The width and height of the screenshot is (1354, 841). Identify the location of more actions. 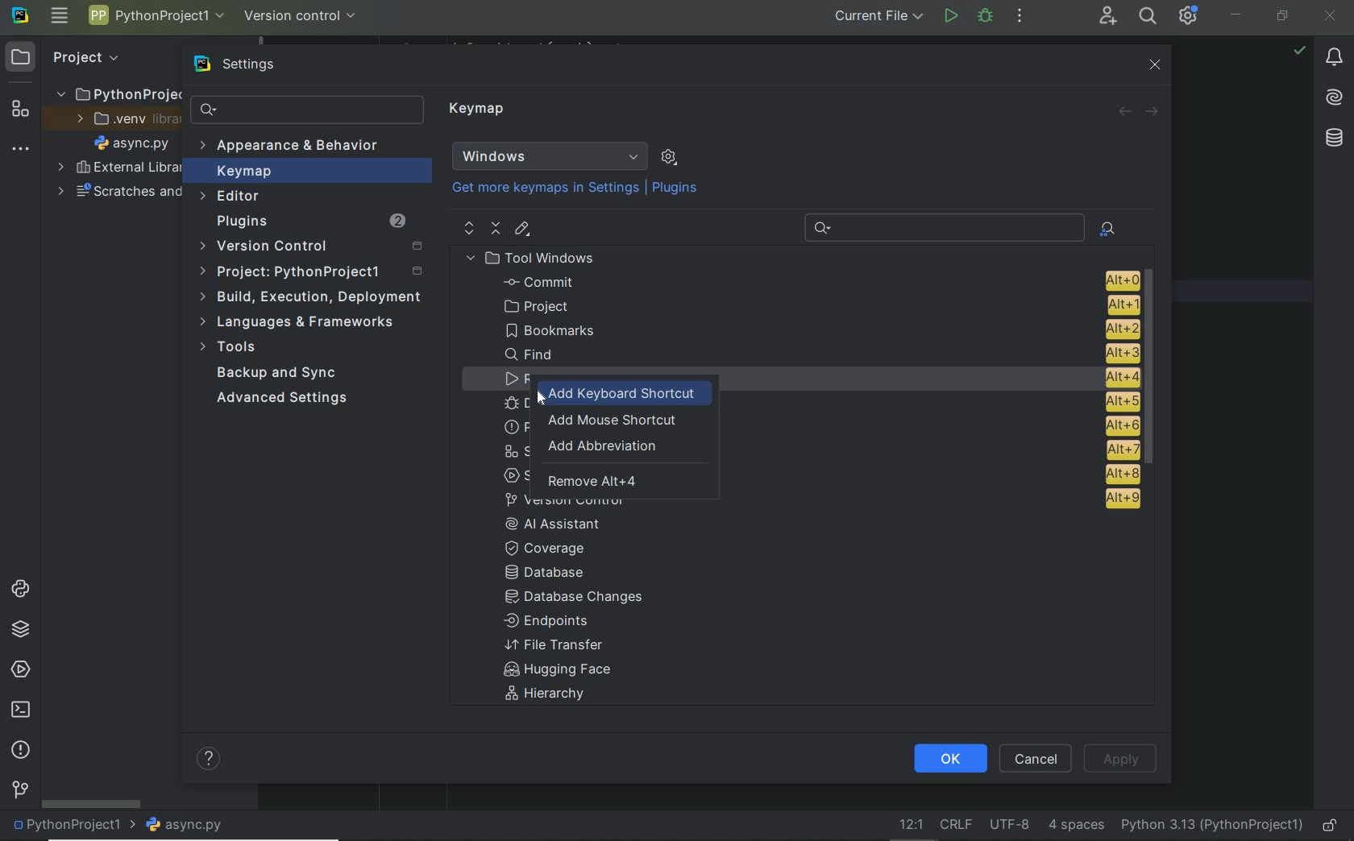
(1020, 17).